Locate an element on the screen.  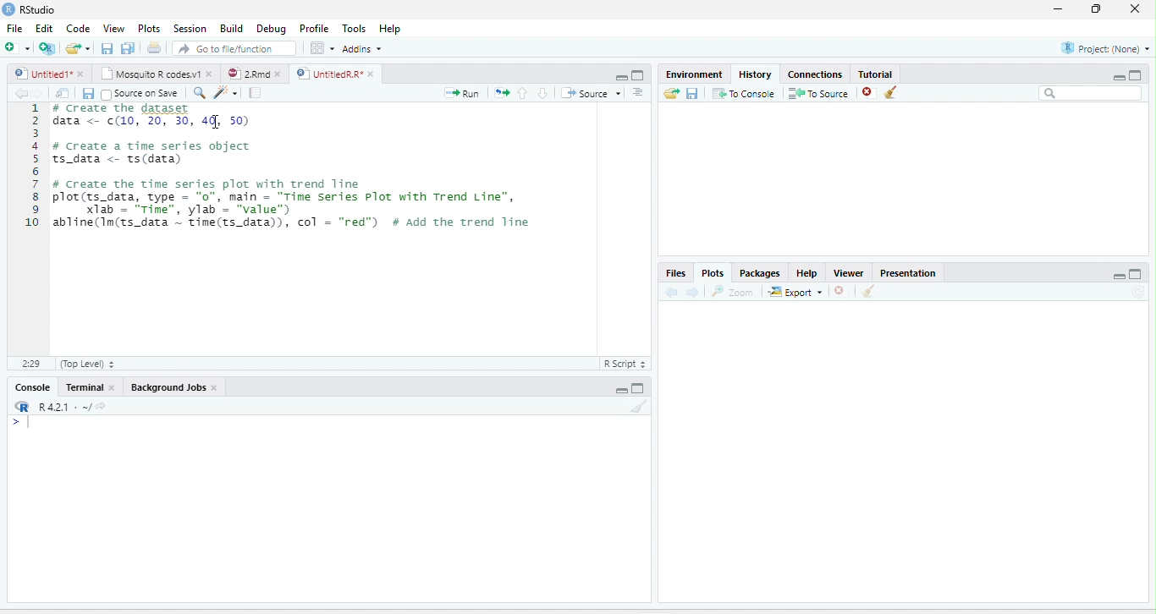
R Script is located at coordinates (625, 364).